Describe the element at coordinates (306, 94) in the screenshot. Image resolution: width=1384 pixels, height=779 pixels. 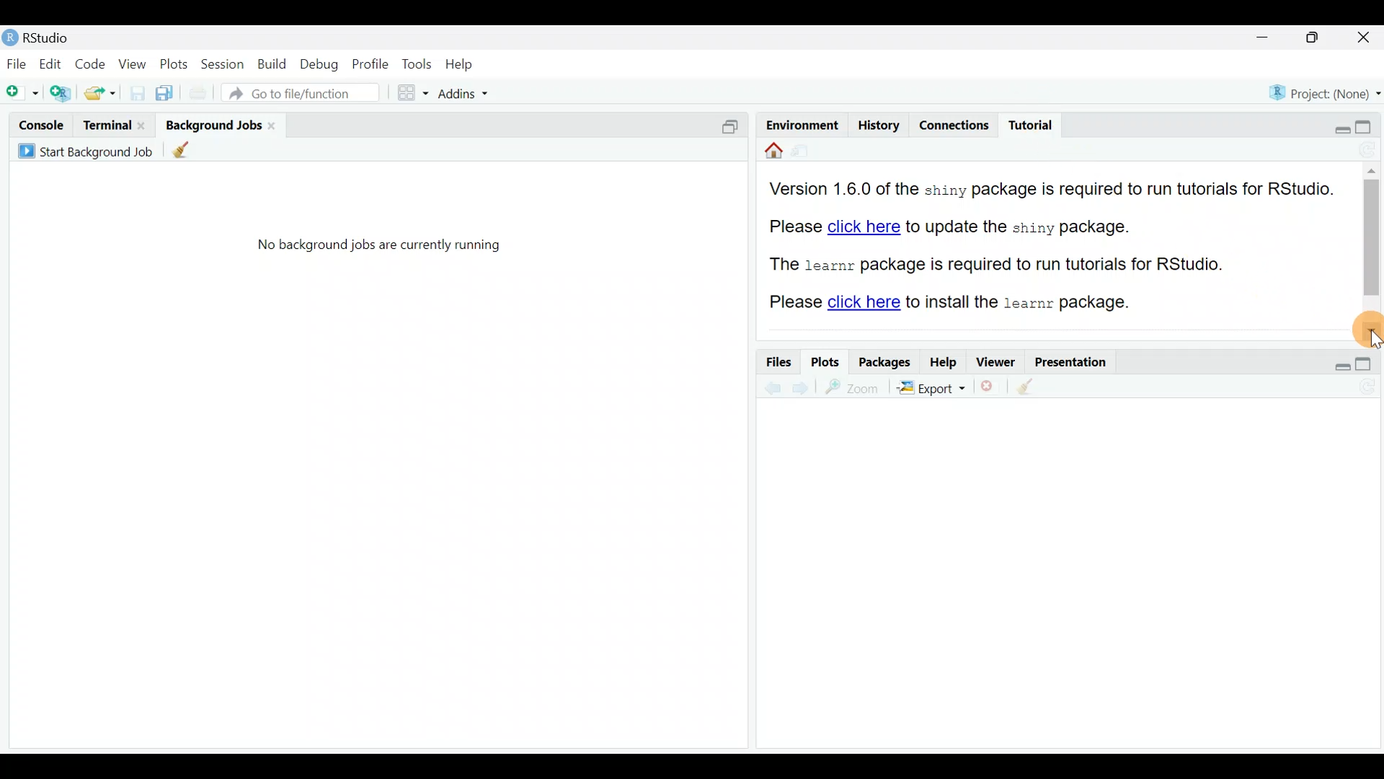
I see `Go to file/function` at that location.